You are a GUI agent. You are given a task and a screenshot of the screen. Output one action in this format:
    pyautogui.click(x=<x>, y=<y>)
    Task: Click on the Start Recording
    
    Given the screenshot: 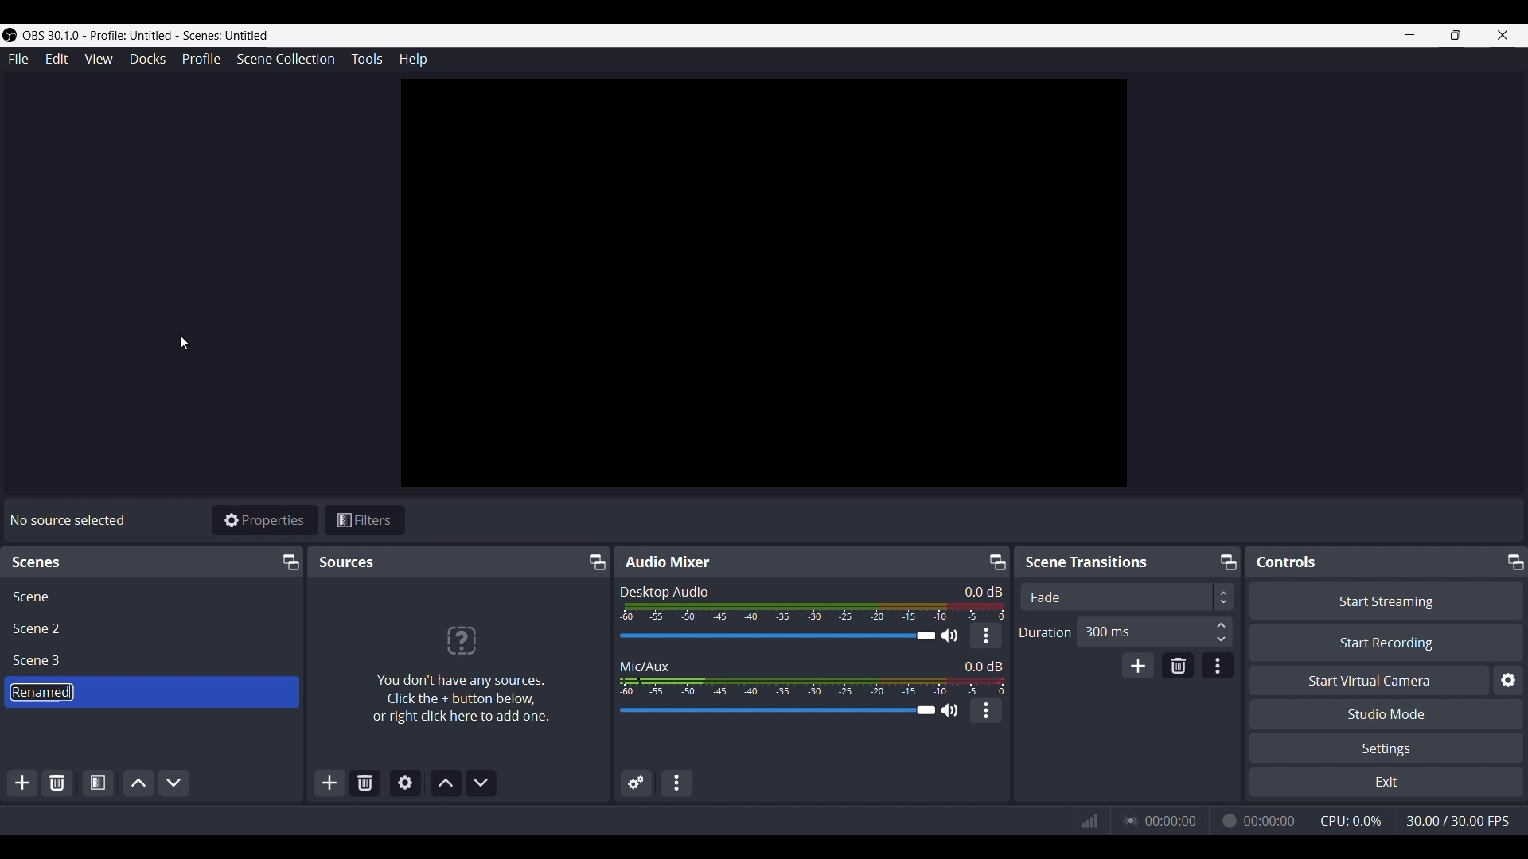 What is the action you would take?
    pyautogui.click(x=1387, y=642)
    